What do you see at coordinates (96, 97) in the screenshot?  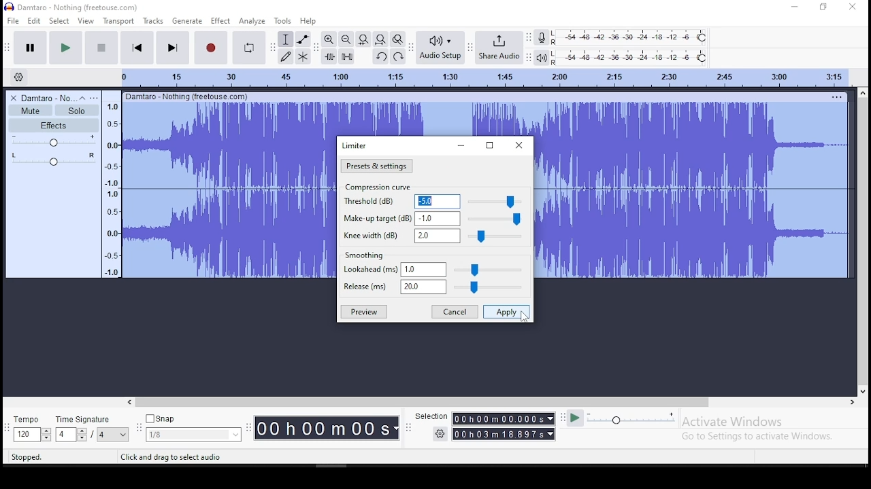 I see `open menu` at bounding box center [96, 97].